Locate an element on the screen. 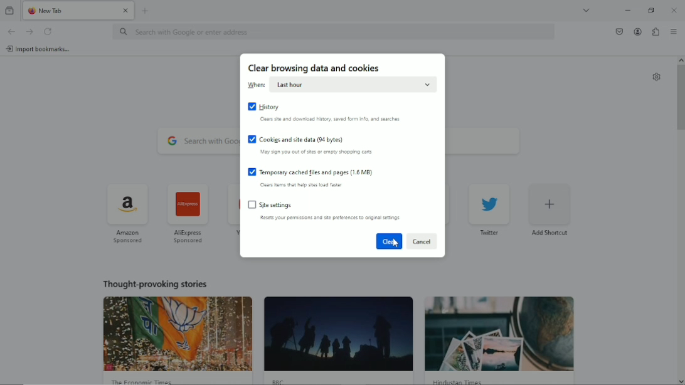 This screenshot has width=685, height=385. History is located at coordinates (264, 107).